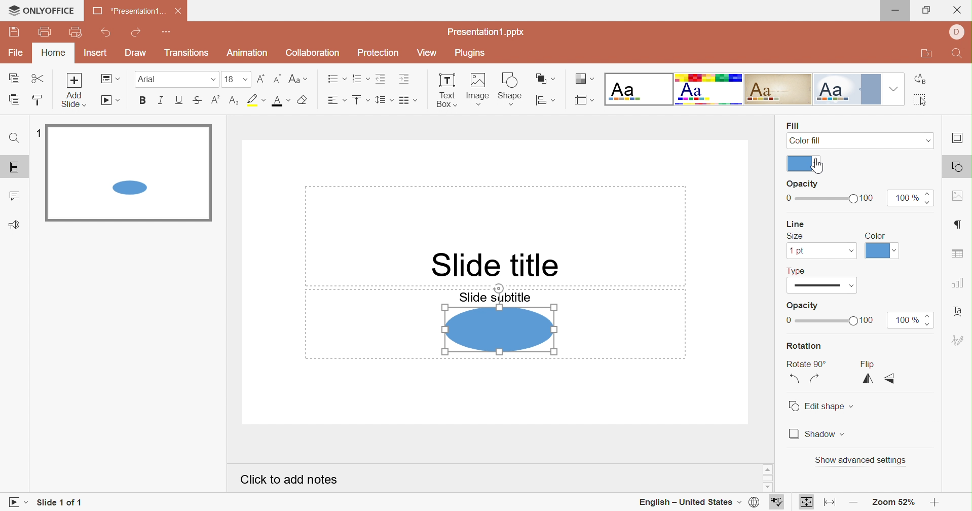  Describe the element at coordinates (16, 196) in the screenshot. I see `Comments` at that location.